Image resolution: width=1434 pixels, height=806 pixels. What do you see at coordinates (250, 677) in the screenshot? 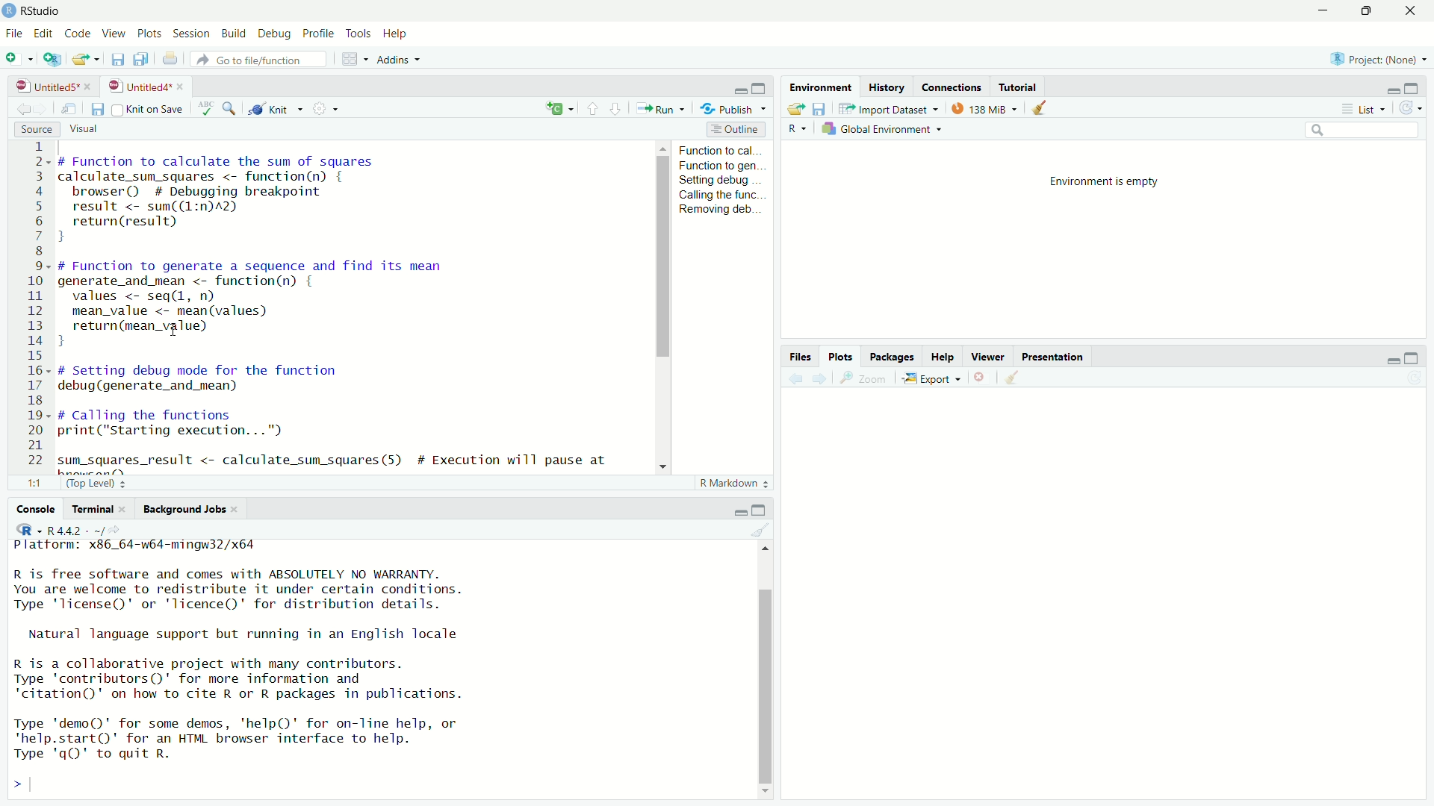
I see `R is a collaborative project with many contributors.
Type 'contributors()' for more information and
"citation()' on how to cite R or R packages in publications.` at bounding box center [250, 677].